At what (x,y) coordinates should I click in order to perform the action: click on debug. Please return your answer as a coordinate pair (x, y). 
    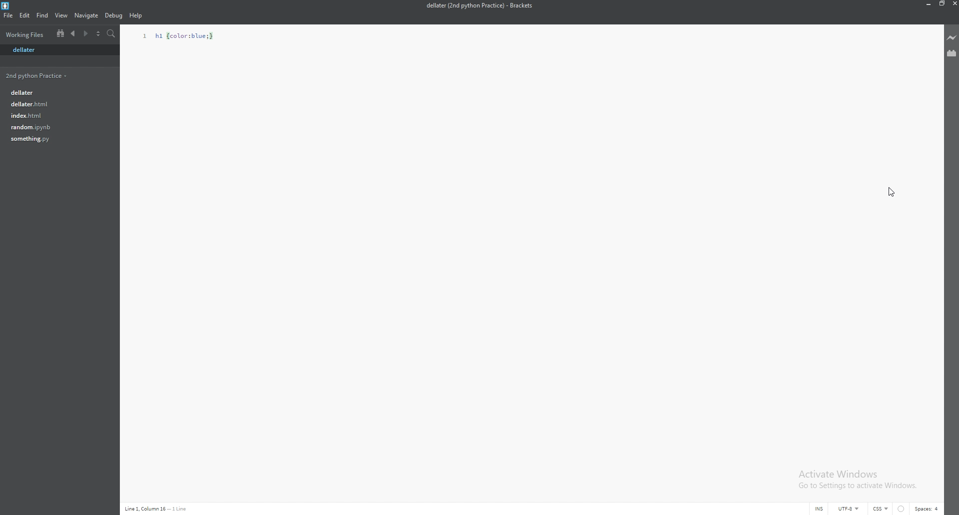
    Looking at the image, I should click on (113, 16).